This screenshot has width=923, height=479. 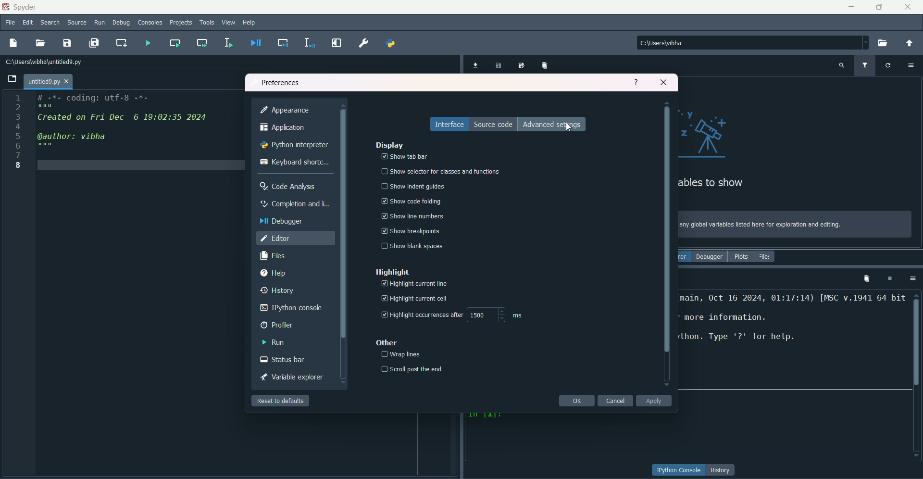 What do you see at coordinates (11, 23) in the screenshot?
I see `file` at bounding box center [11, 23].